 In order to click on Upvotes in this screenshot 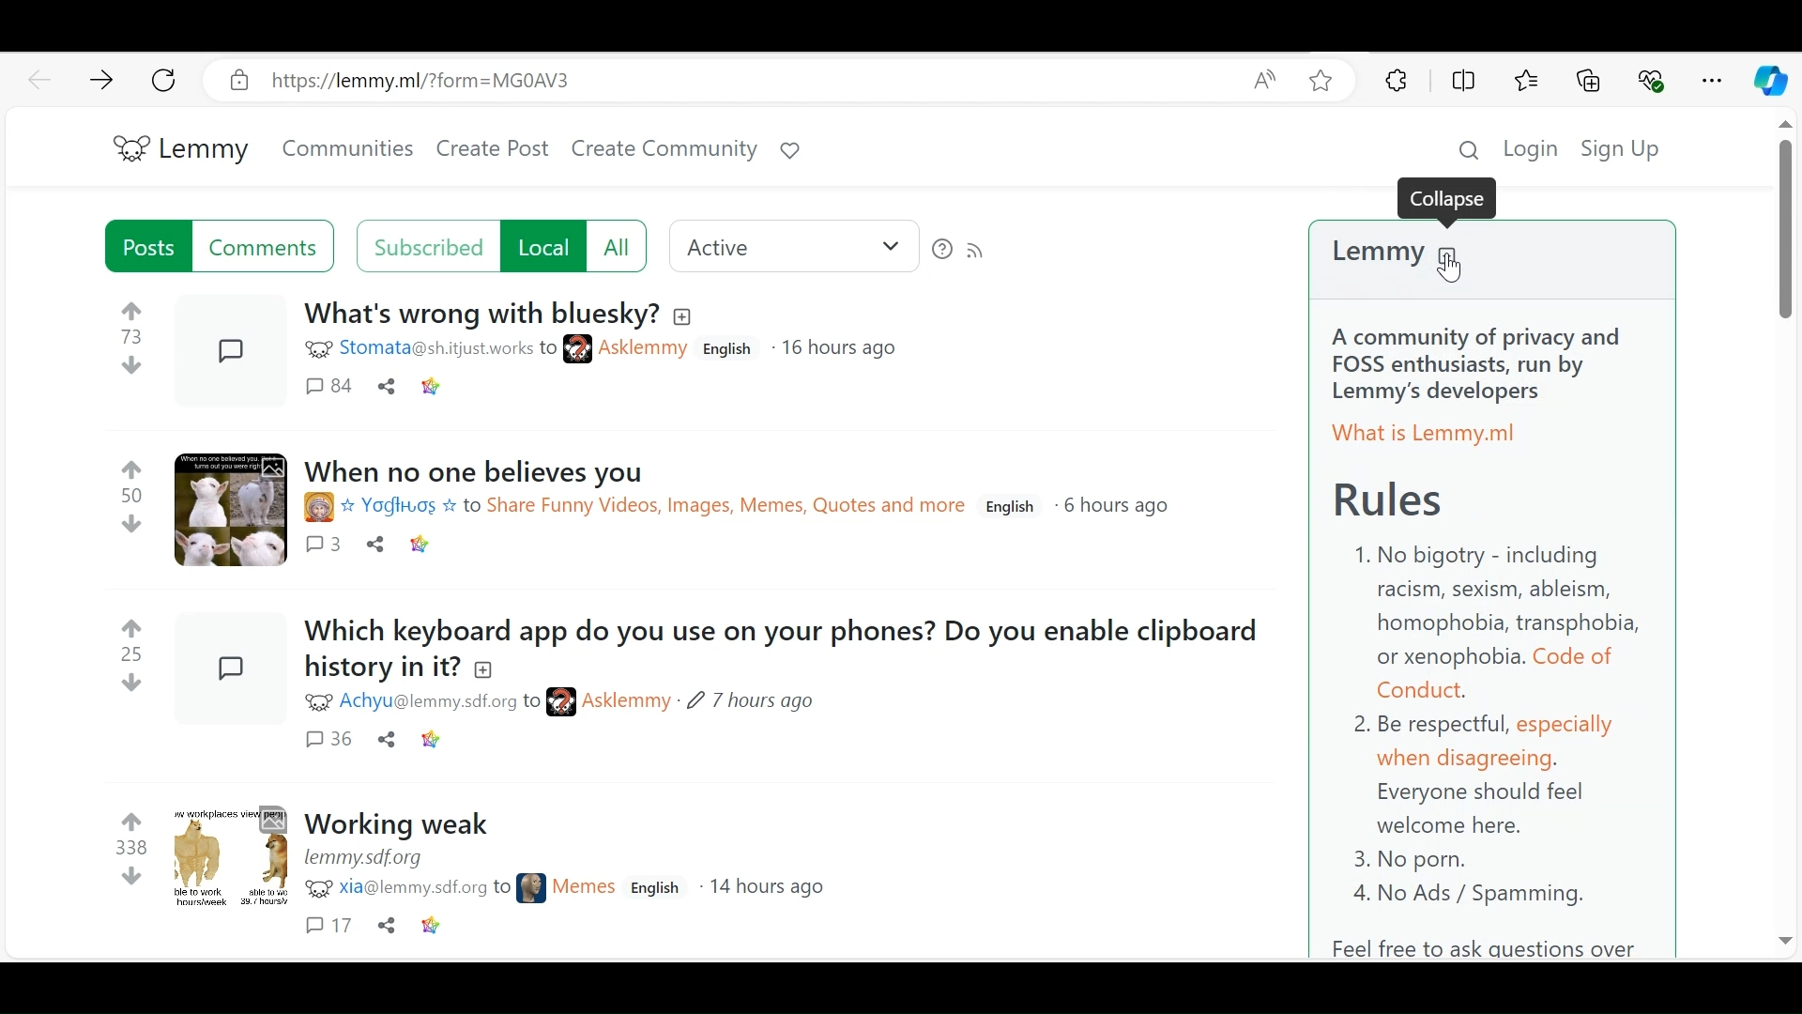, I will do `click(136, 626)`.